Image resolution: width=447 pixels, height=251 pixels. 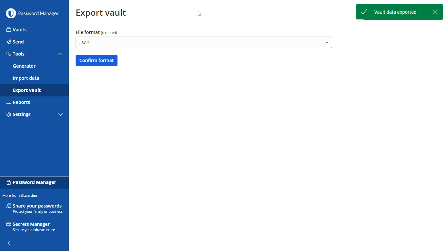 I want to click on logo, so click(x=10, y=13).